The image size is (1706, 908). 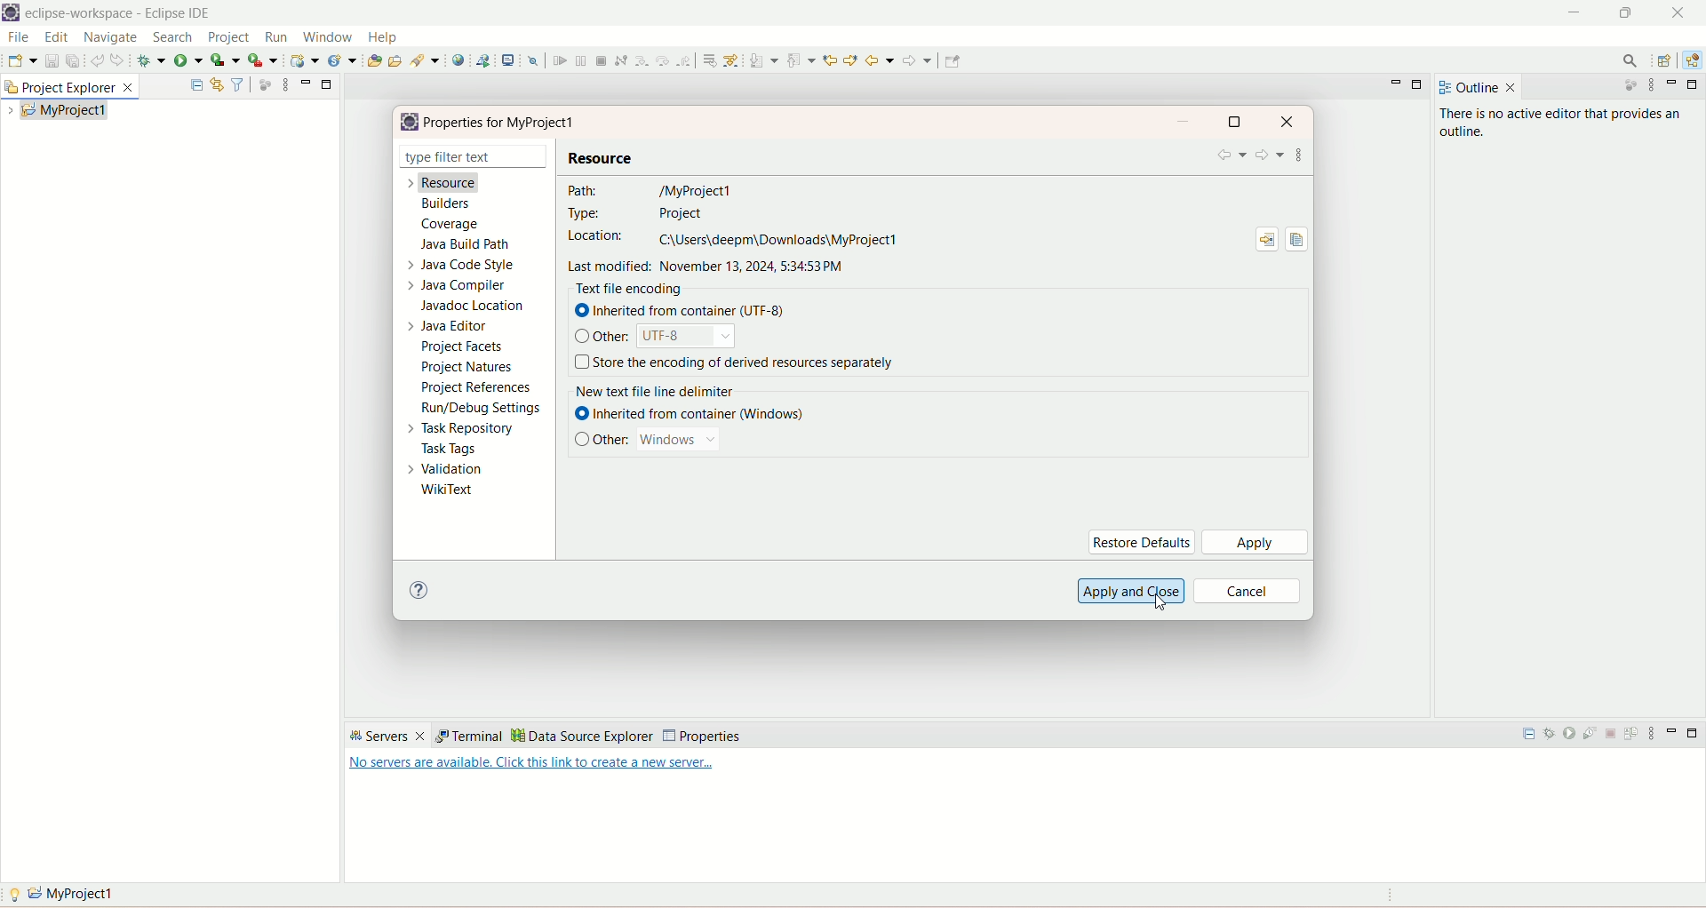 What do you see at coordinates (225, 60) in the screenshot?
I see `coverage` at bounding box center [225, 60].